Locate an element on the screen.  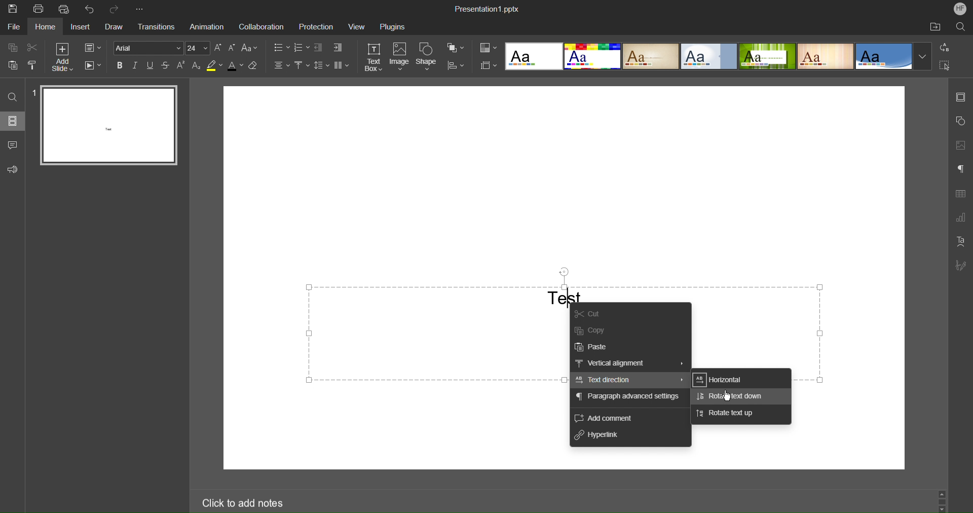
Columns is located at coordinates (341, 66).